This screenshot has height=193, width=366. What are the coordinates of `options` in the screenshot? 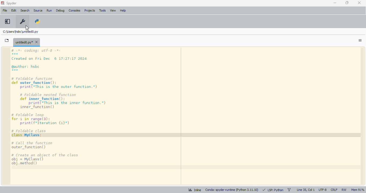 It's located at (360, 40).